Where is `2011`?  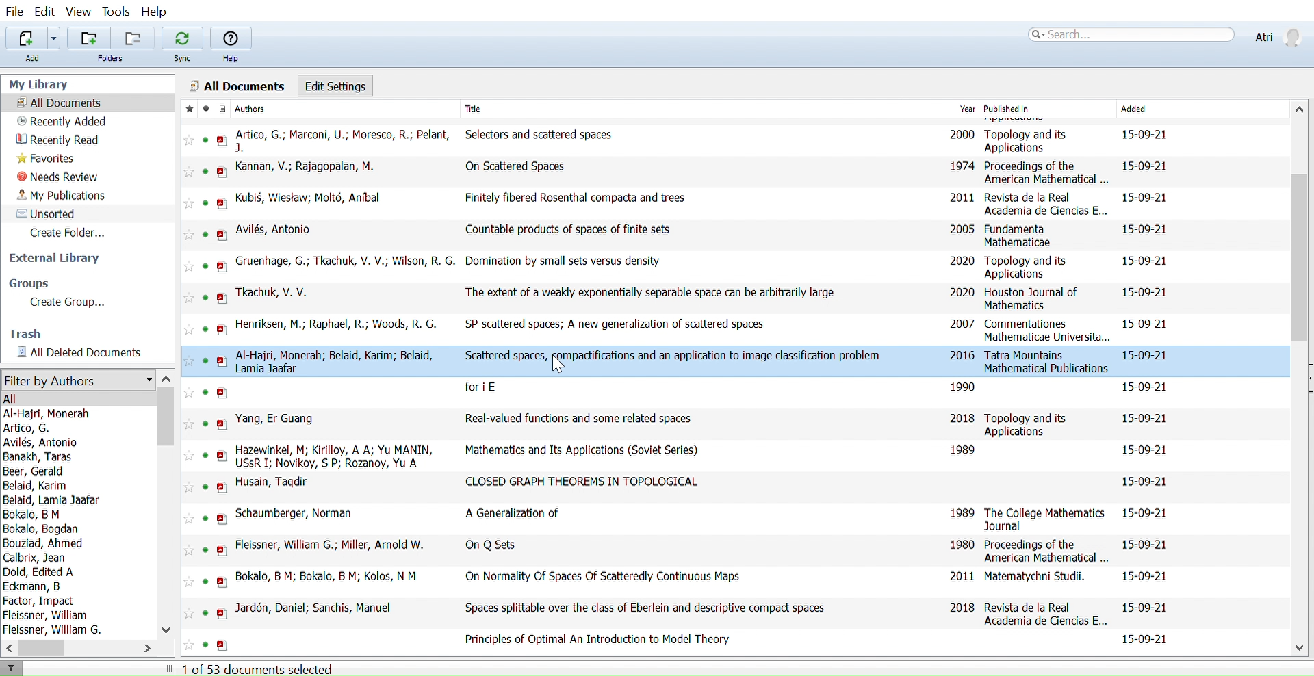
2011 is located at coordinates (960, 199).